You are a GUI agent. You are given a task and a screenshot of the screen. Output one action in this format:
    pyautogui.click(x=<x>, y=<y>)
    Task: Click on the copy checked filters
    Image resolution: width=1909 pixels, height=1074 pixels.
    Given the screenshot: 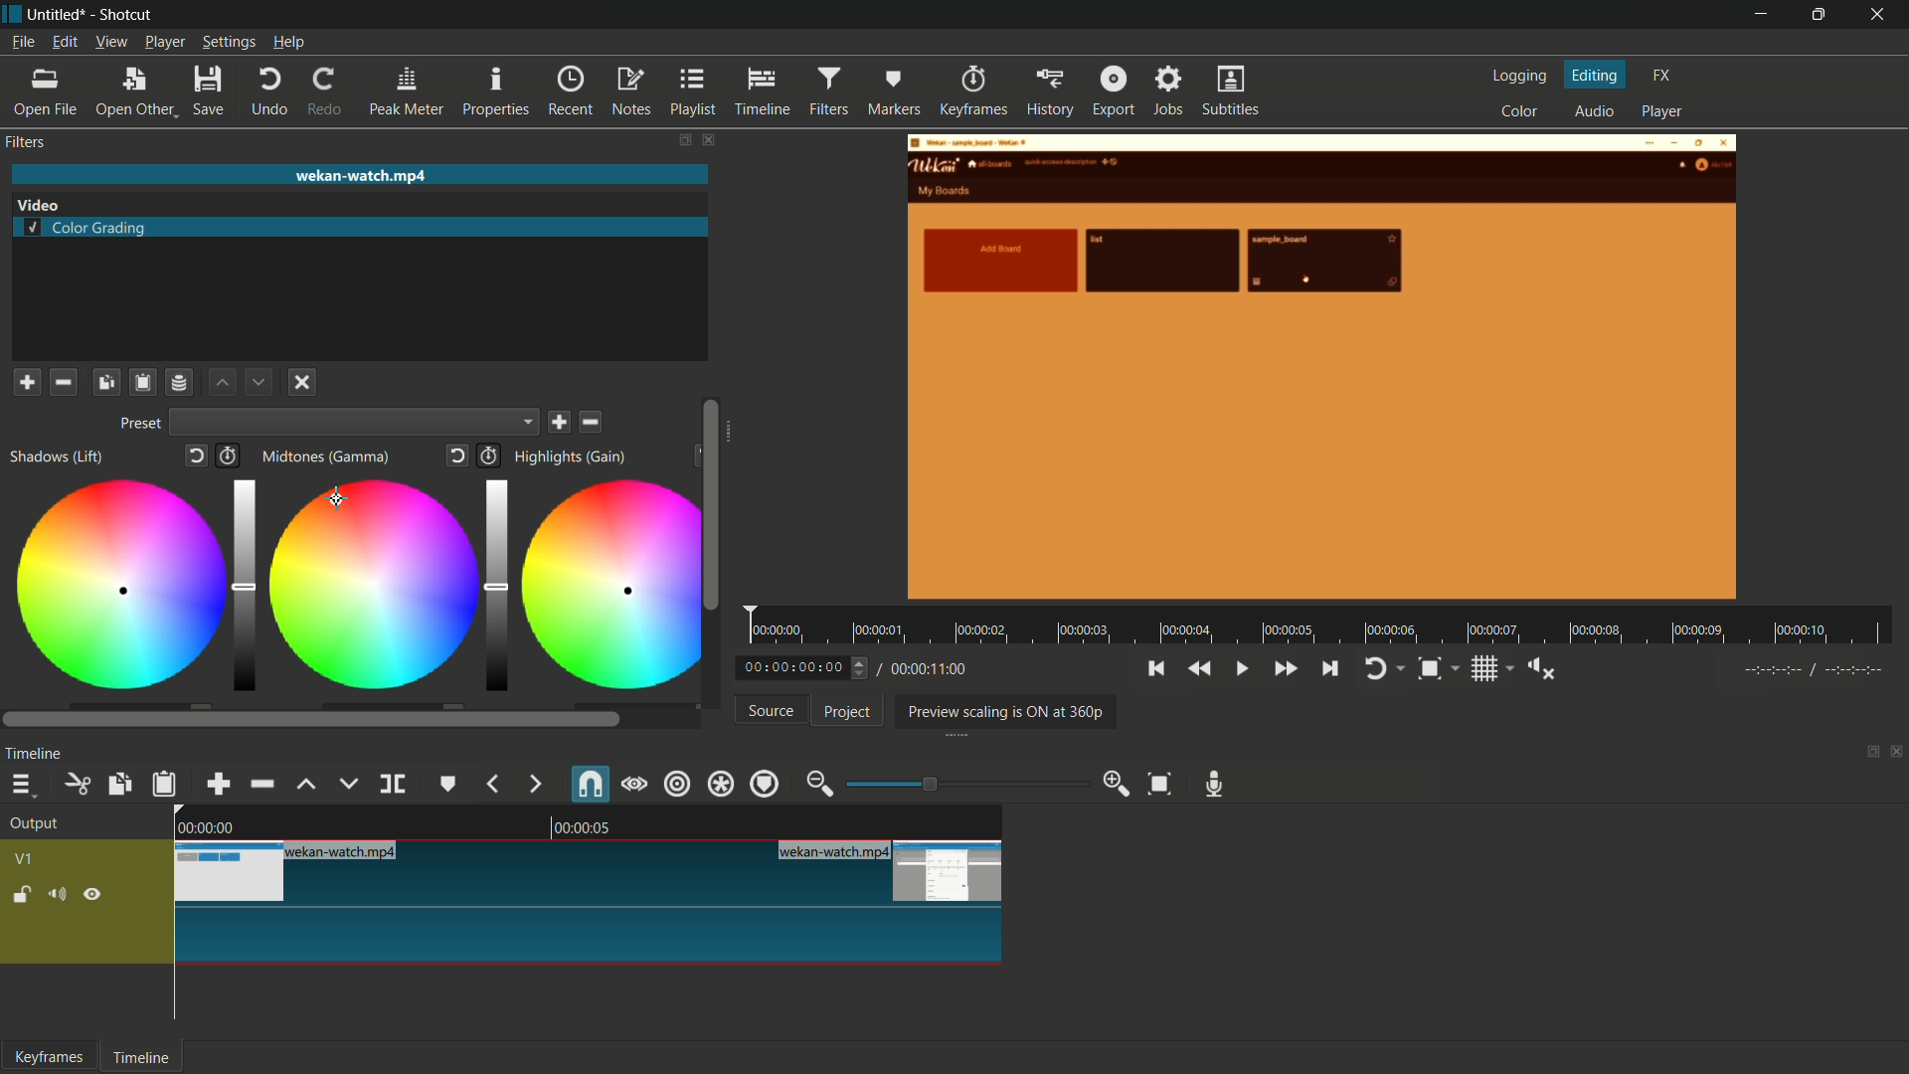 What is the action you would take?
    pyautogui.click(x=105, y=384)
    